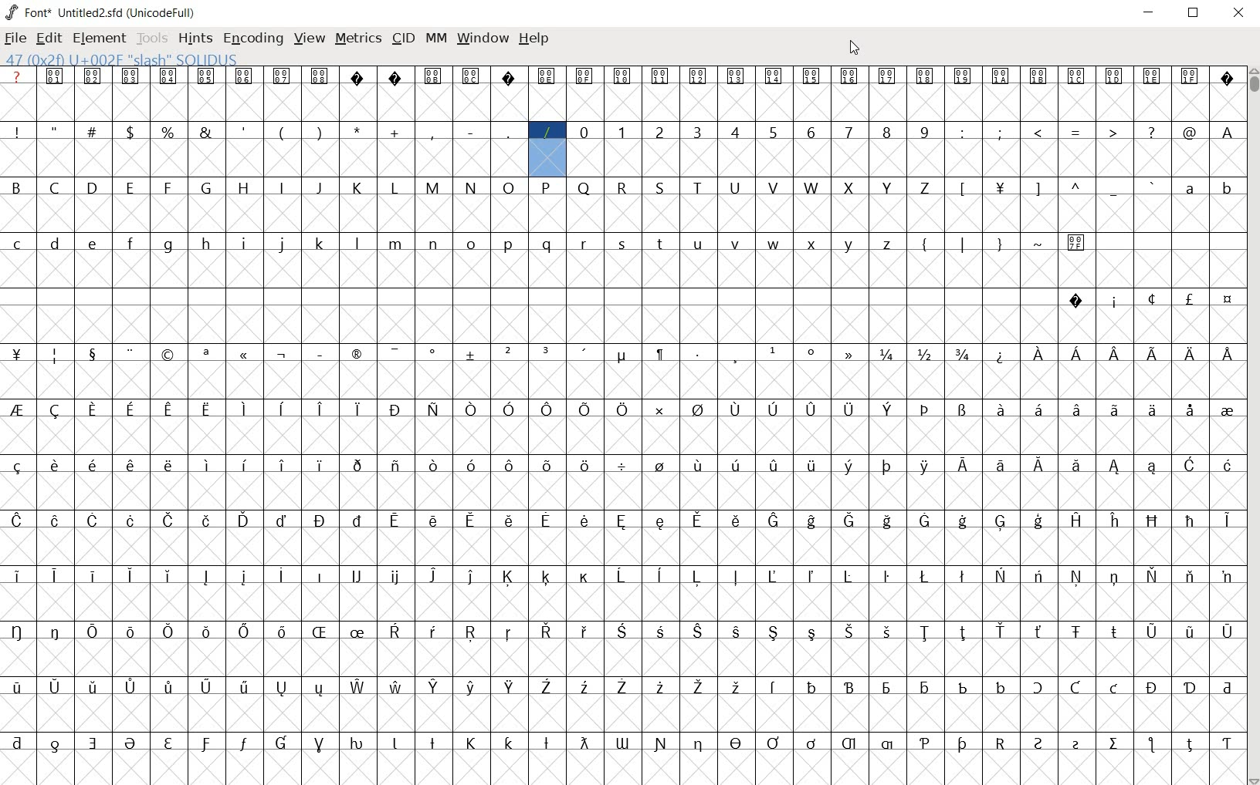 The image size is (1260, 785). I want to click on glyph, so click(1038, 132).